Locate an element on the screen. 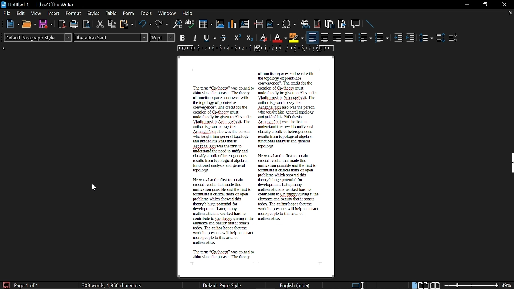  Insert text is located at coordinates (245, 24).